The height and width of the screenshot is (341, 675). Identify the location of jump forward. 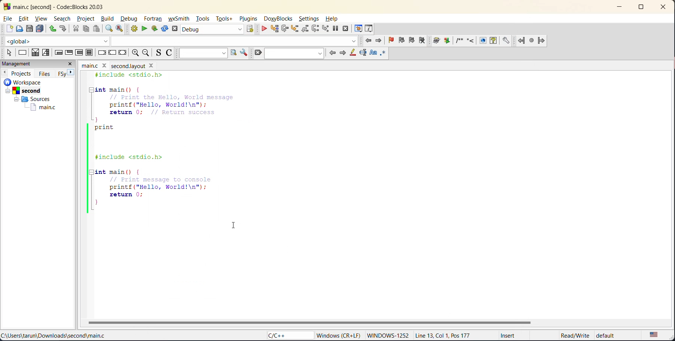
(543, 41).